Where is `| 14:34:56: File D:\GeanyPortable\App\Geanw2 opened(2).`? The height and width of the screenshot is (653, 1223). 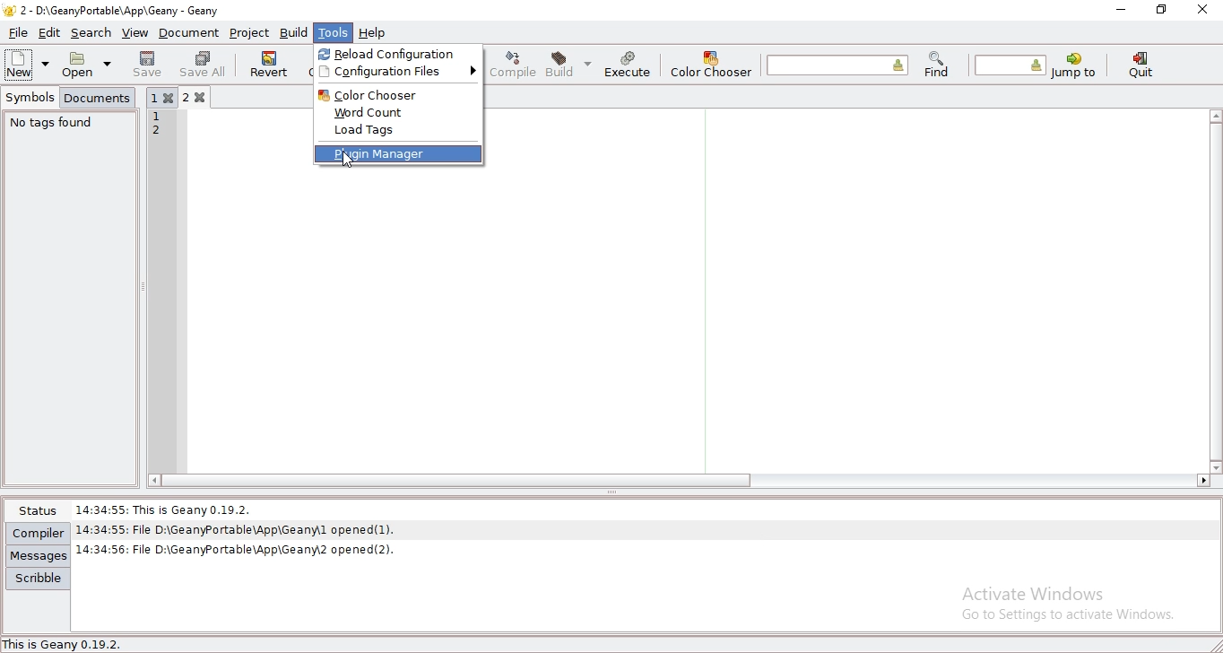 | 14:34:56: File D:\GeanyPortable\App\Geanw2 opened(2). is located at coordinates (238, 548).